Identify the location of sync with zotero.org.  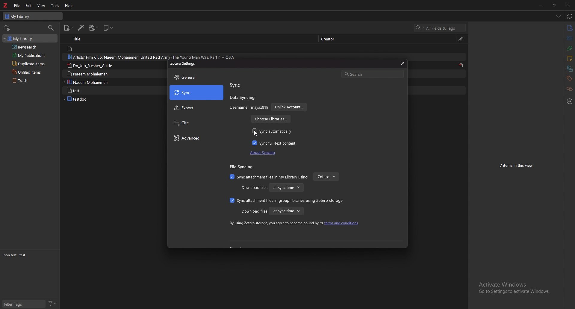
(569, 16).